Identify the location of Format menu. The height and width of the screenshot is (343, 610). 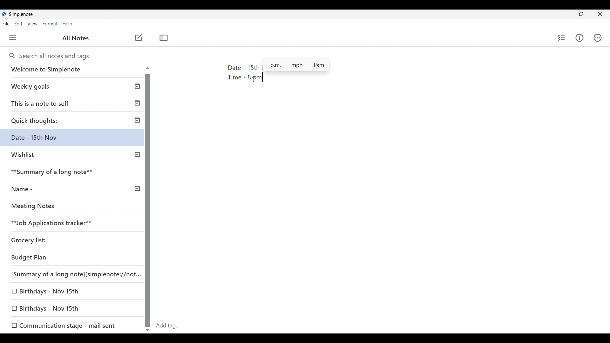
(50, 24).